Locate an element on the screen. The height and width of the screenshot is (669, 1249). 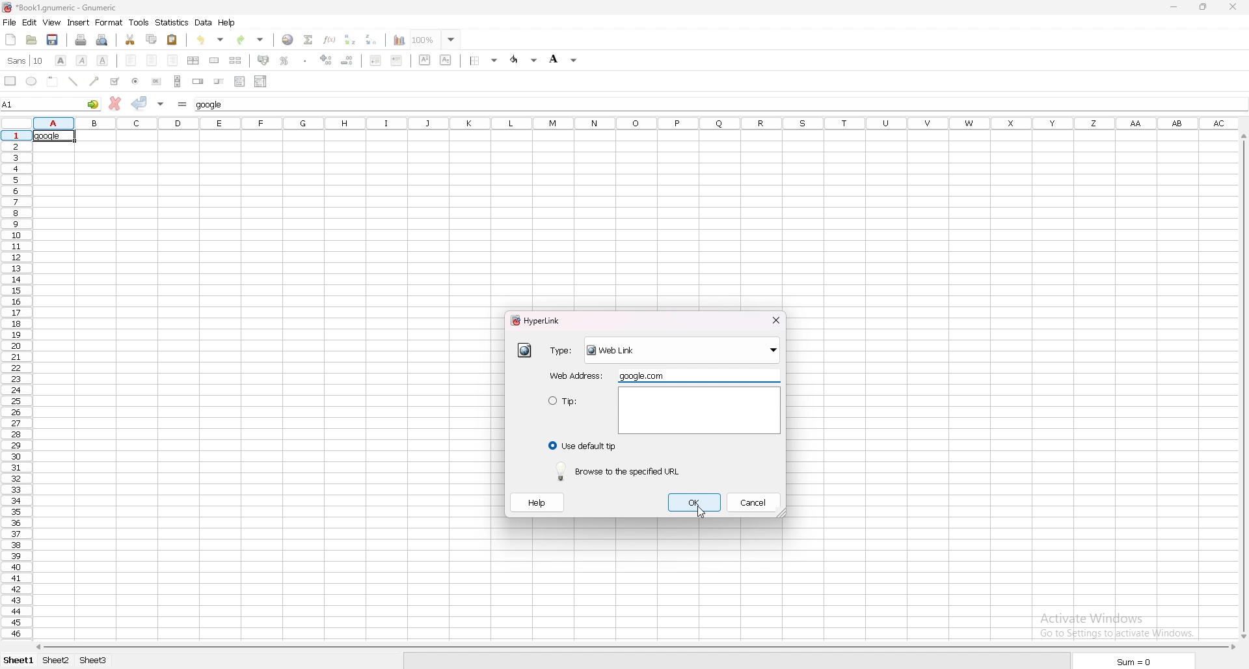
statistics is located at coordinates (172, 23).